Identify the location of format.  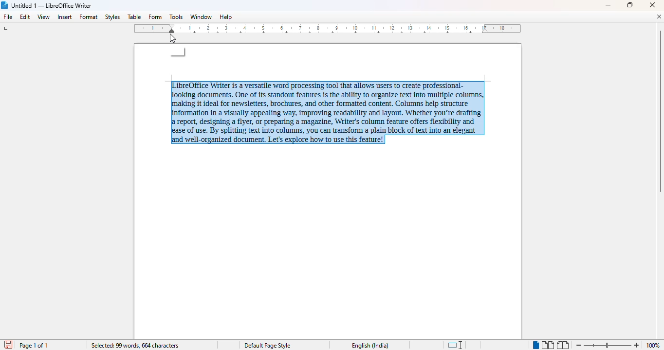
(89, 17).